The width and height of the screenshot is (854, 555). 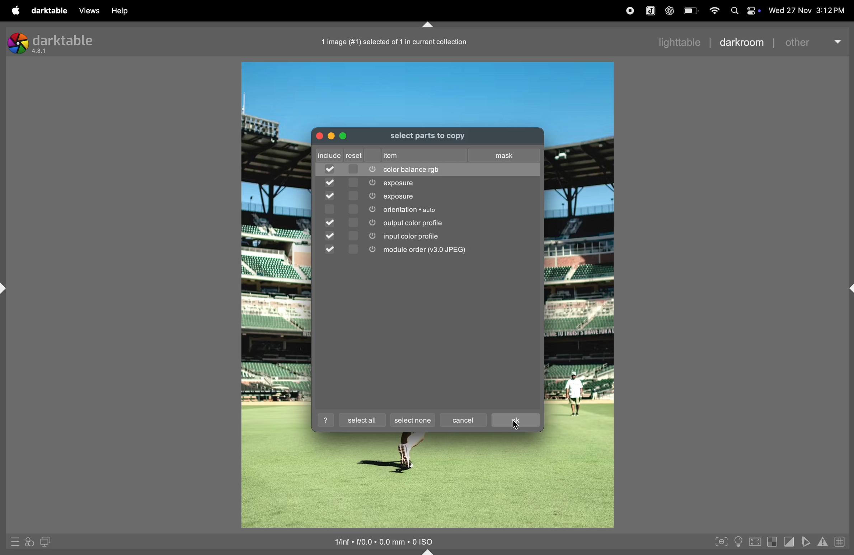 I want to click on select all, so click(x=361, y=419).